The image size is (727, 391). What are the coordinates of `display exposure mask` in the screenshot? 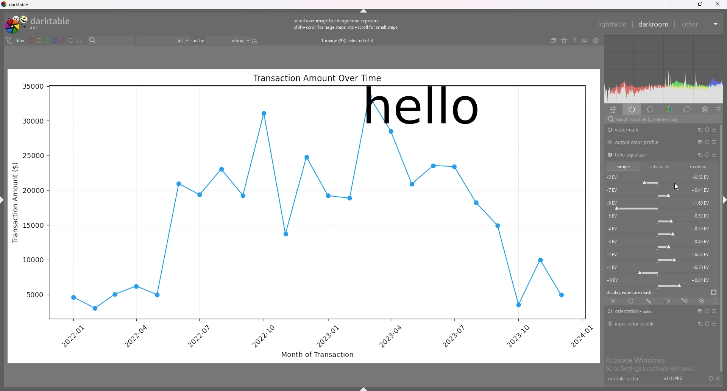 It's located at (630, 292).